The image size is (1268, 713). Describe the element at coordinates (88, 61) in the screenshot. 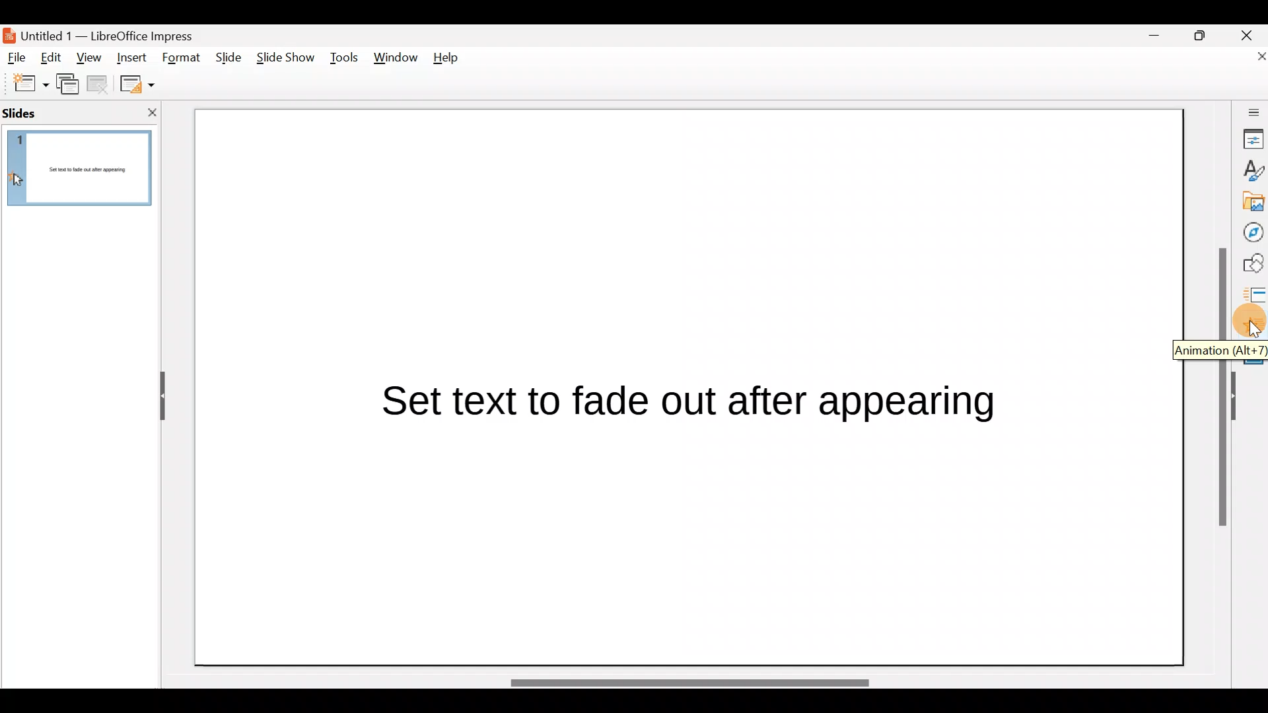

I see `View` at that location.